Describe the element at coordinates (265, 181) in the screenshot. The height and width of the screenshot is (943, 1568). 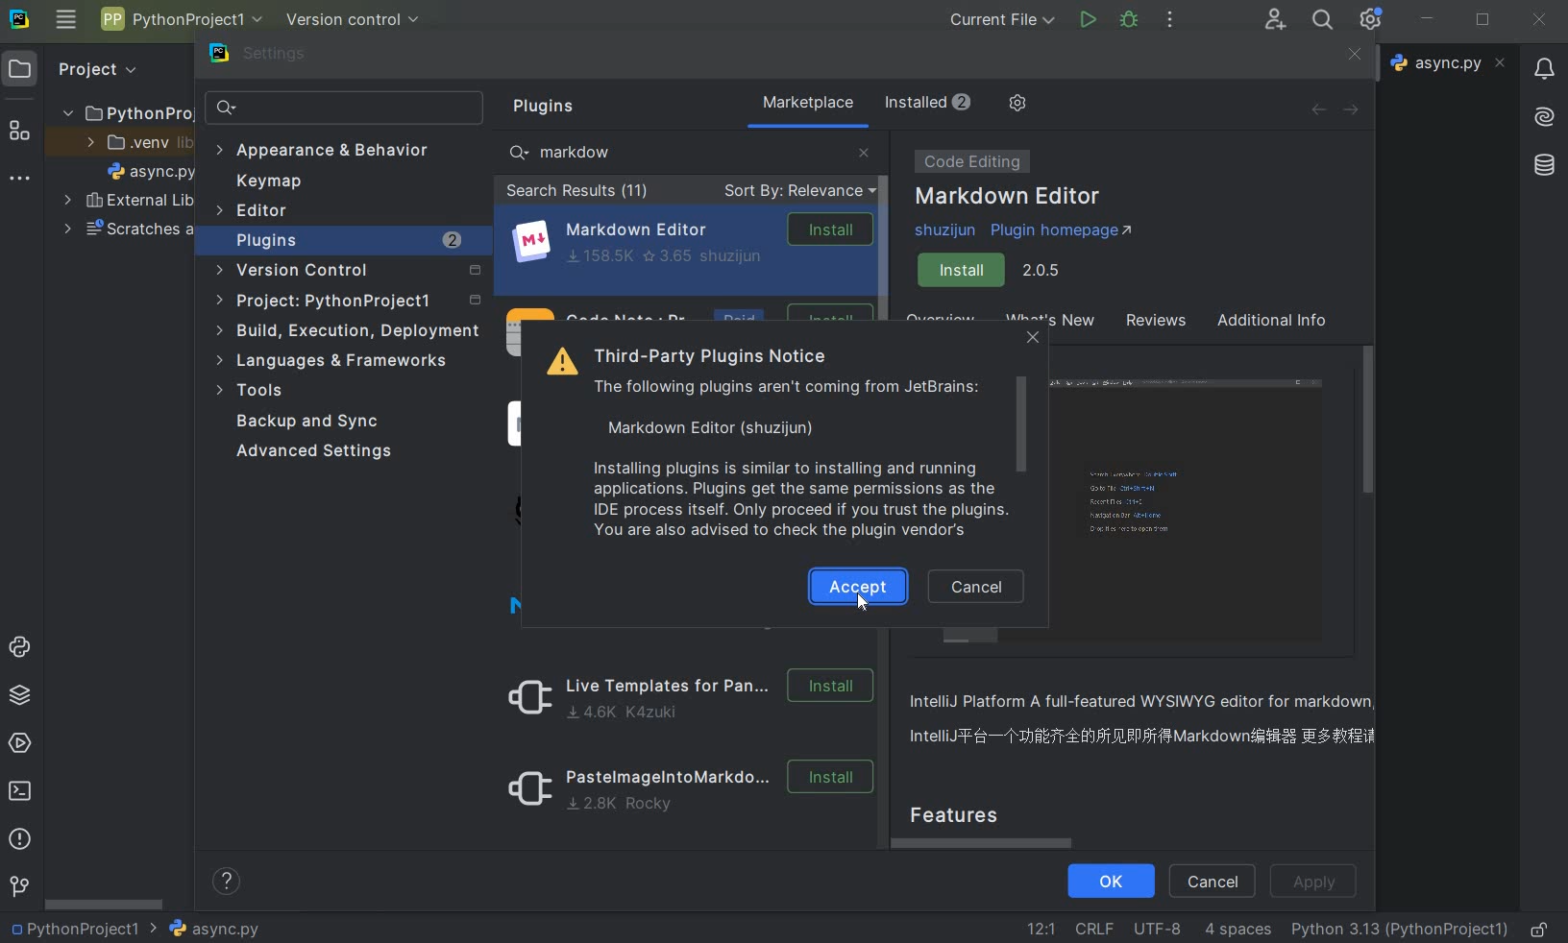
I see `keymap` at that location.